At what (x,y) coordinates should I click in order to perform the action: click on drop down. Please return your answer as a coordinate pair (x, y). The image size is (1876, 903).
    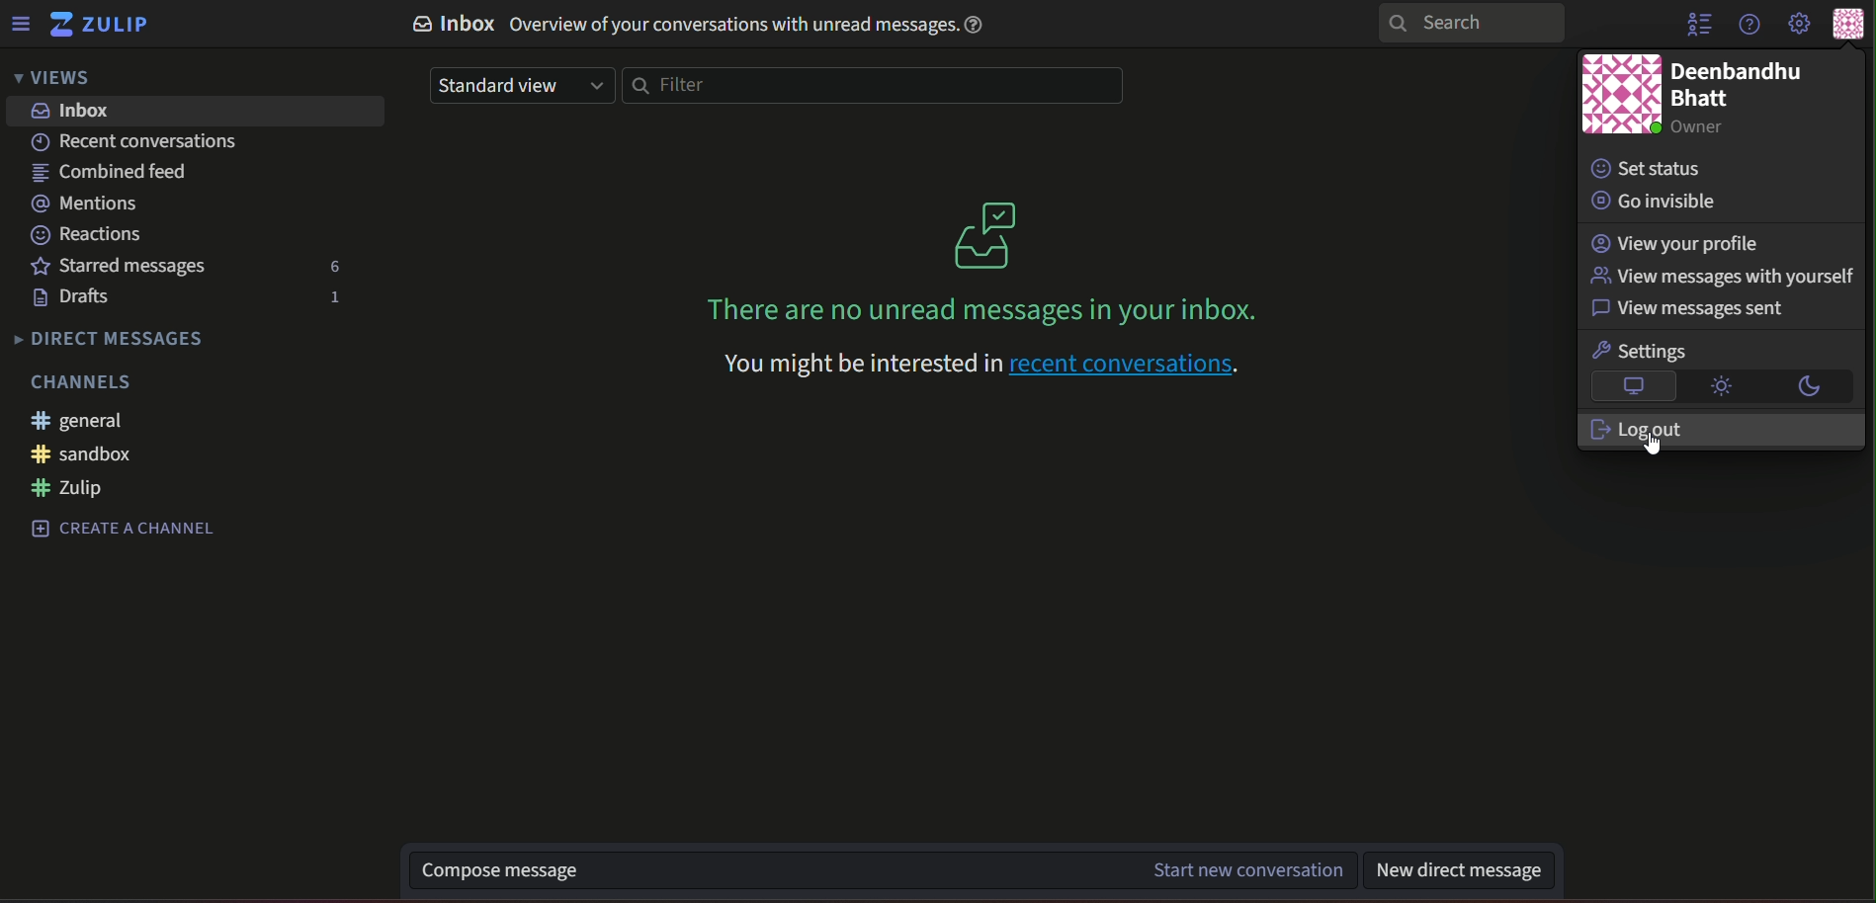
    Looking at the image, I should click on (523, 86).